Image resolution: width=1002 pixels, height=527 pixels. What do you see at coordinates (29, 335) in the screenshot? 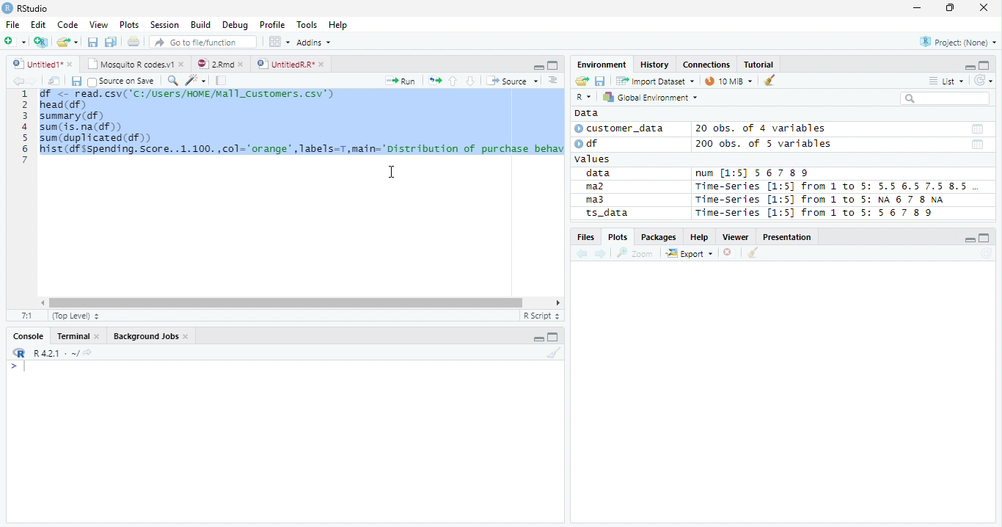
I see `Console` at bounding box center [29, 335].